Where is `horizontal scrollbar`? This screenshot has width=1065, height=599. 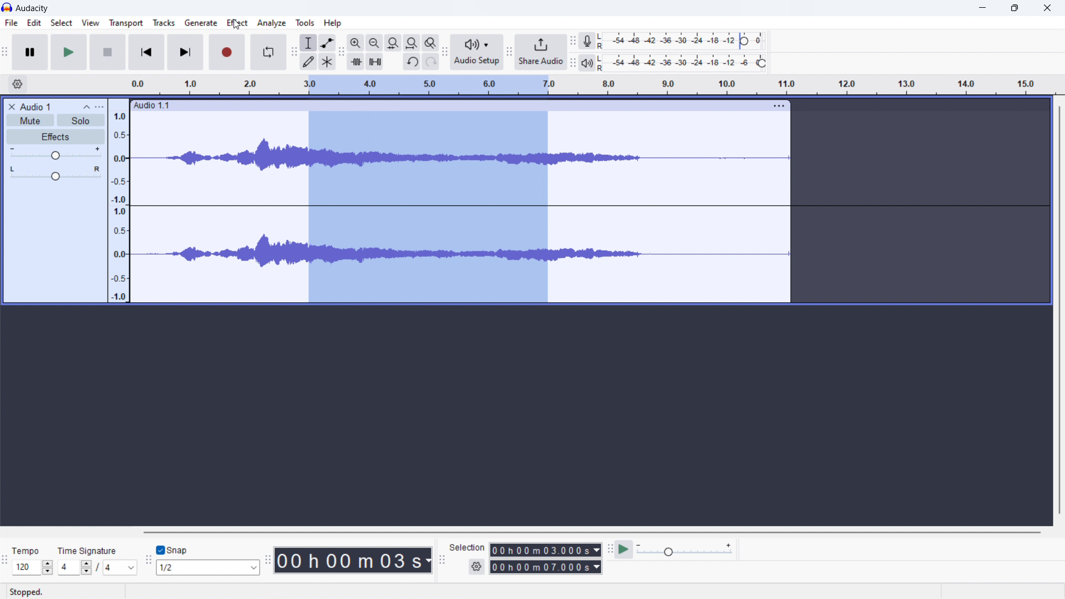 horizontal scrollbar is located at coordinates (594, 532).